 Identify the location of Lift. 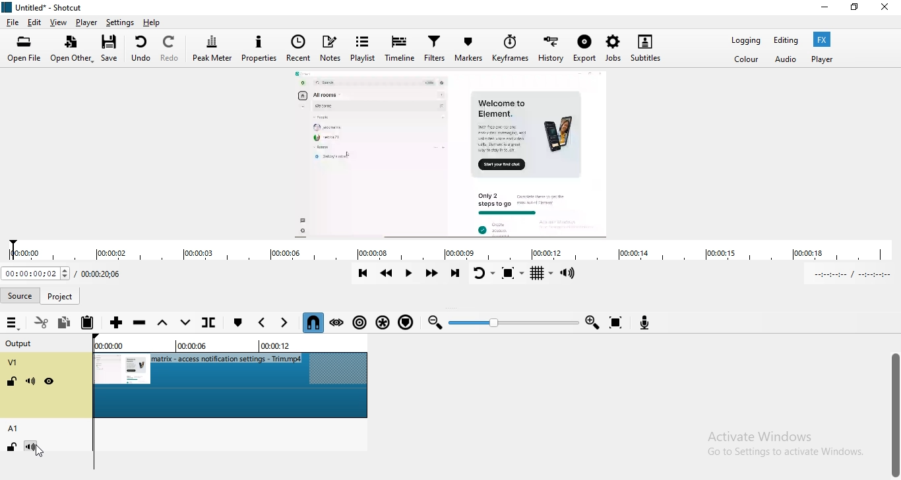
(162, 323).